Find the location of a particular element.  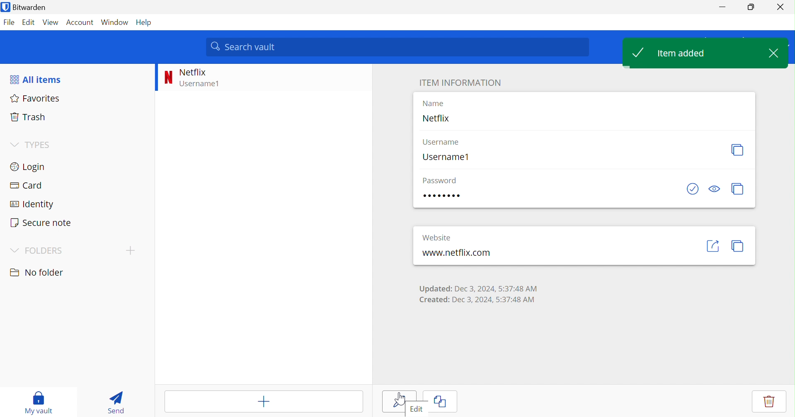

Close is located at coordinates (780, 7).